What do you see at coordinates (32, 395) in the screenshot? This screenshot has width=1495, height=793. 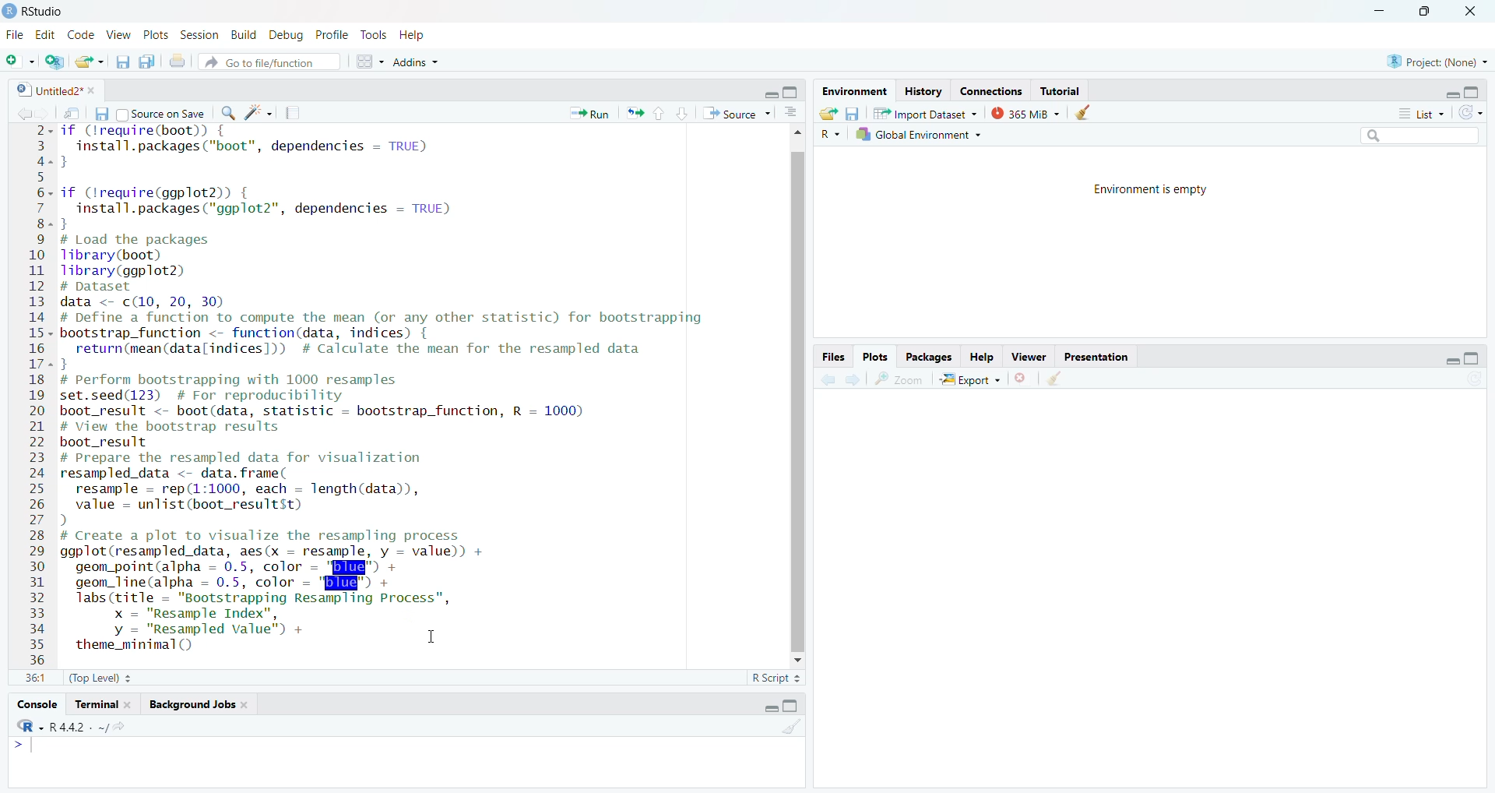 I see `23456789101112131415161718192021222324252627282930313233343536` at bounding box center [32, 395].